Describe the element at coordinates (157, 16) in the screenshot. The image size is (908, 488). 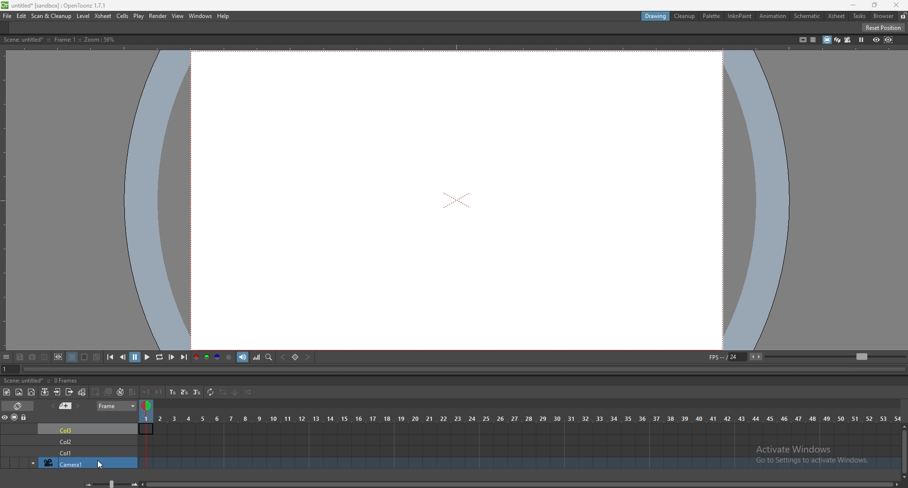
I see `render` at that location.